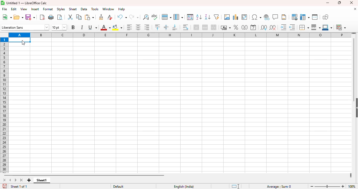 Image resolution: width=358 pixels, height=189 pixels. I want to click on wrap text, so click(186, 27).